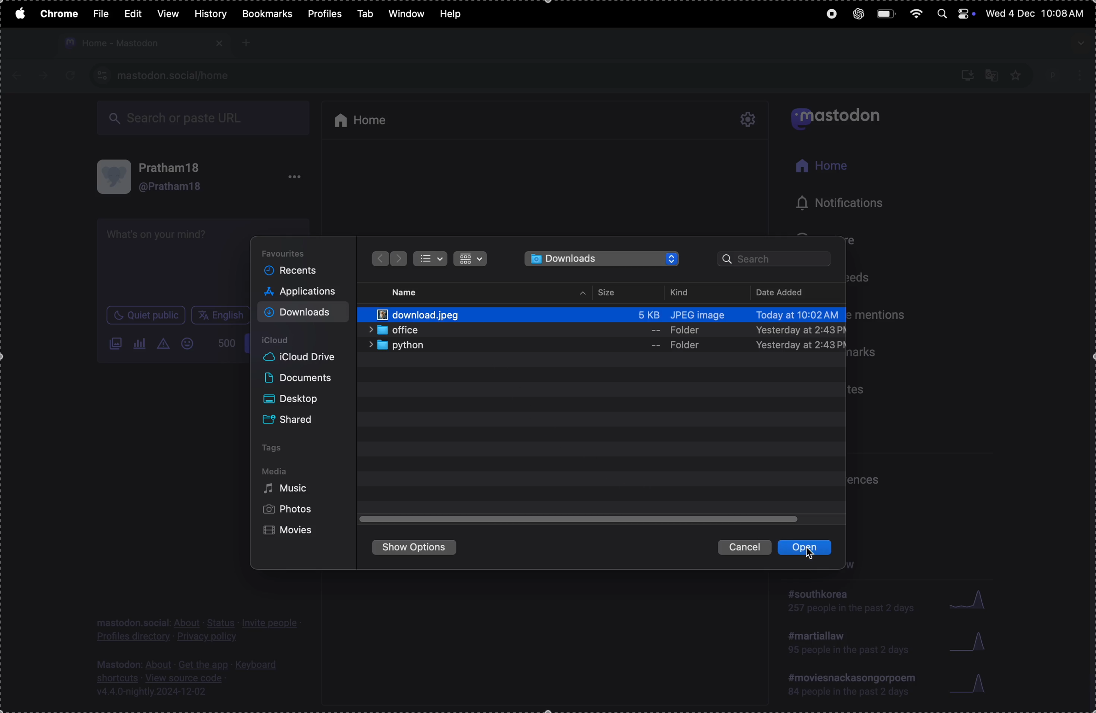  Describe the element at coordinates (58, 14) in the screenshot. I see `Chrome` at that location.